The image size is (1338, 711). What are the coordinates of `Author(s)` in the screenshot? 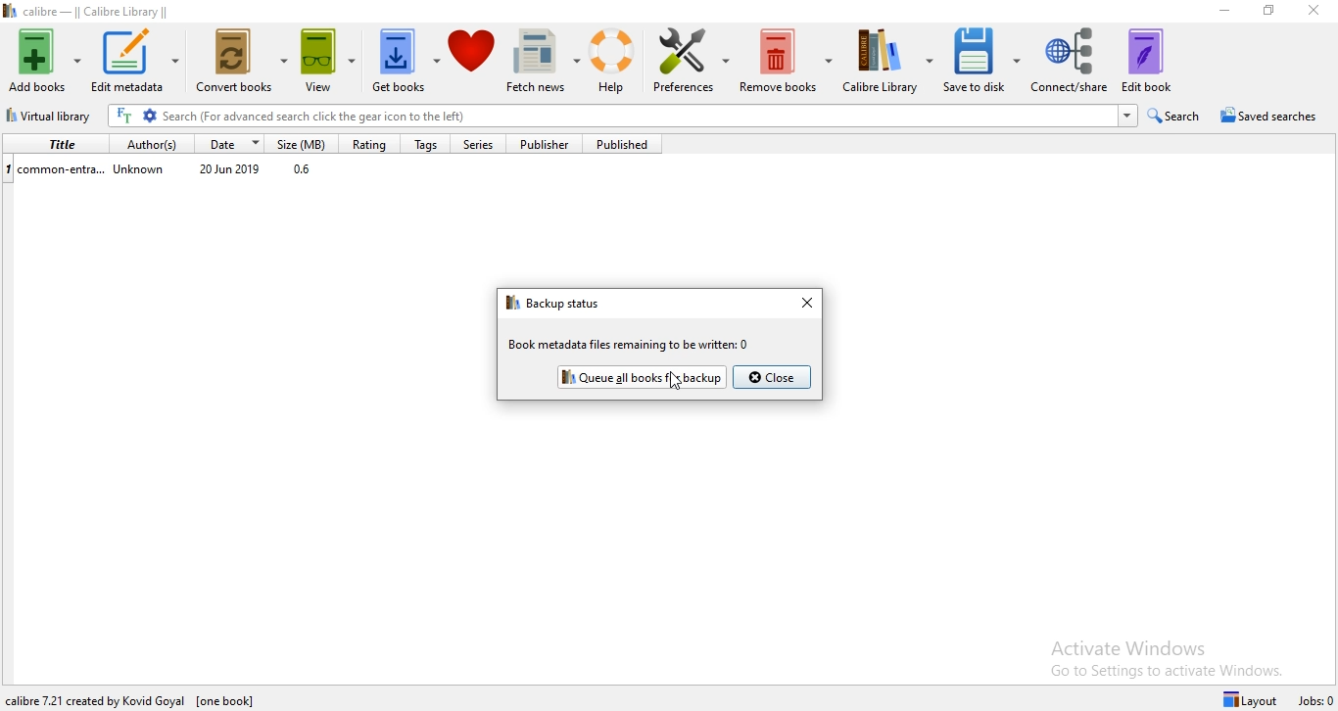 It's located at (147, 143).